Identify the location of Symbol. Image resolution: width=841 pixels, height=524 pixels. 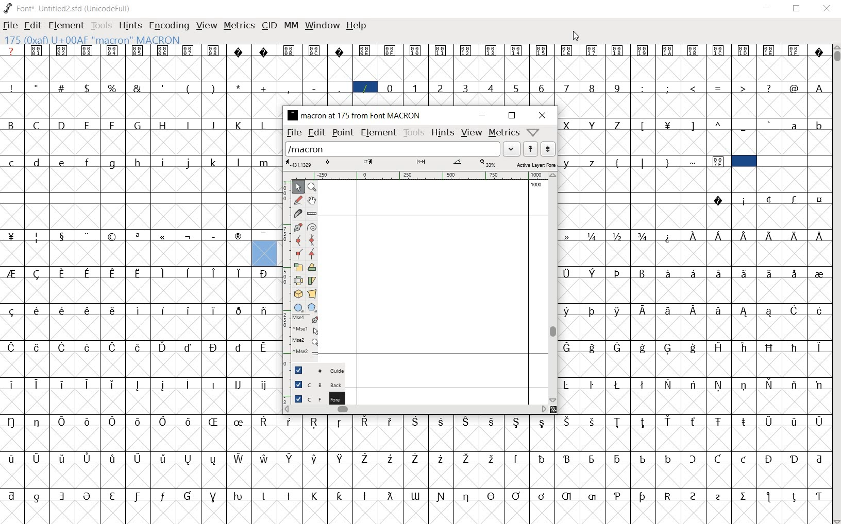
(391, 421).